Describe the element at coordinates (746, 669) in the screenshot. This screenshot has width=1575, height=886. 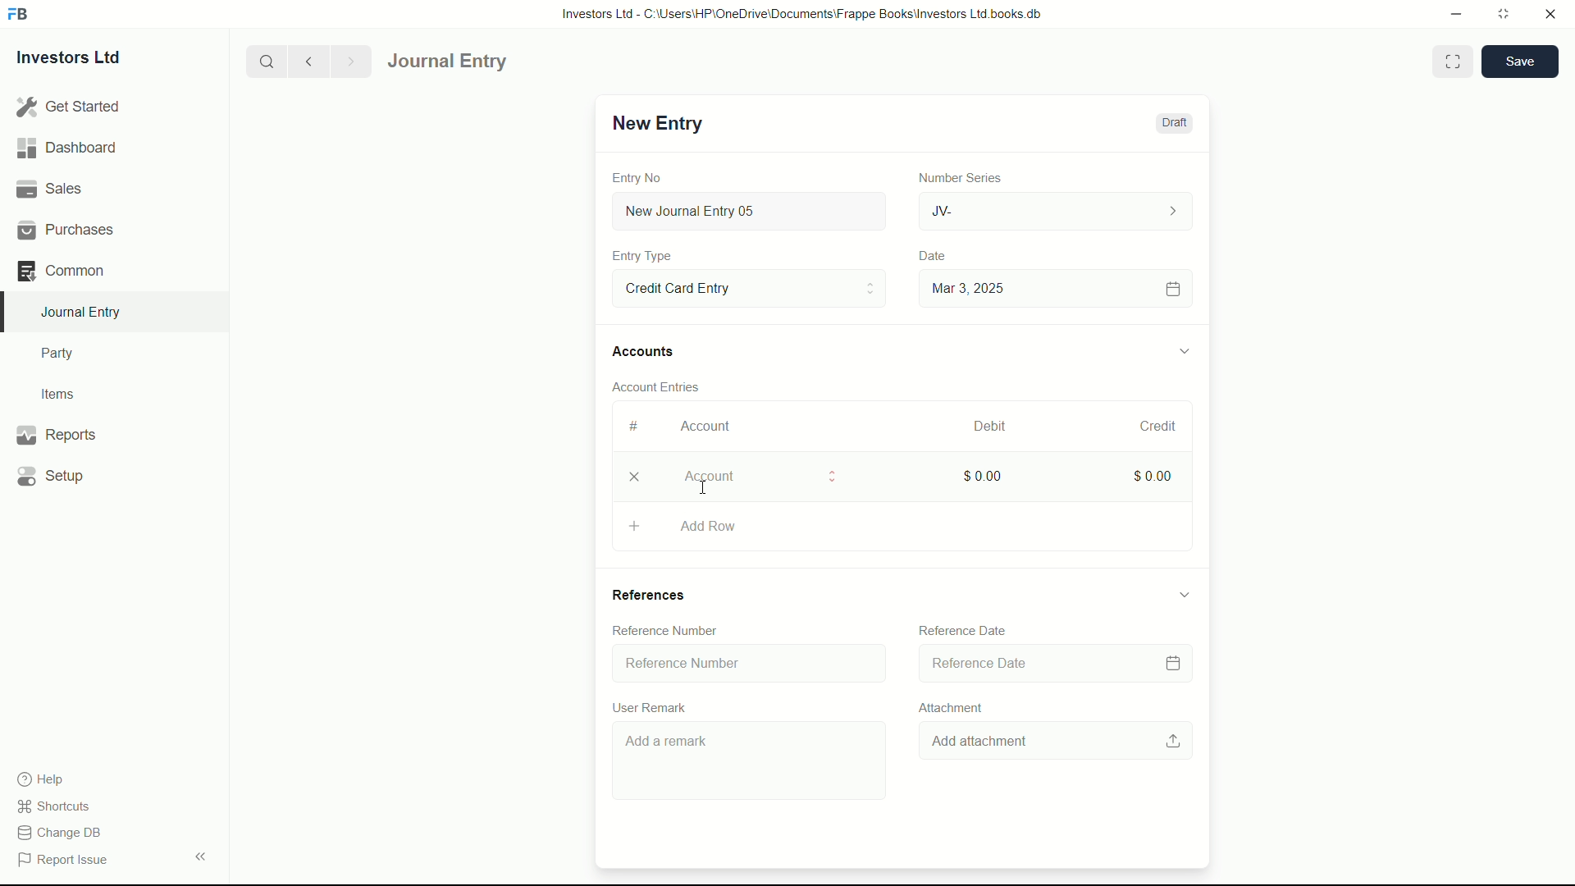
I see `Reference Number` at that location.